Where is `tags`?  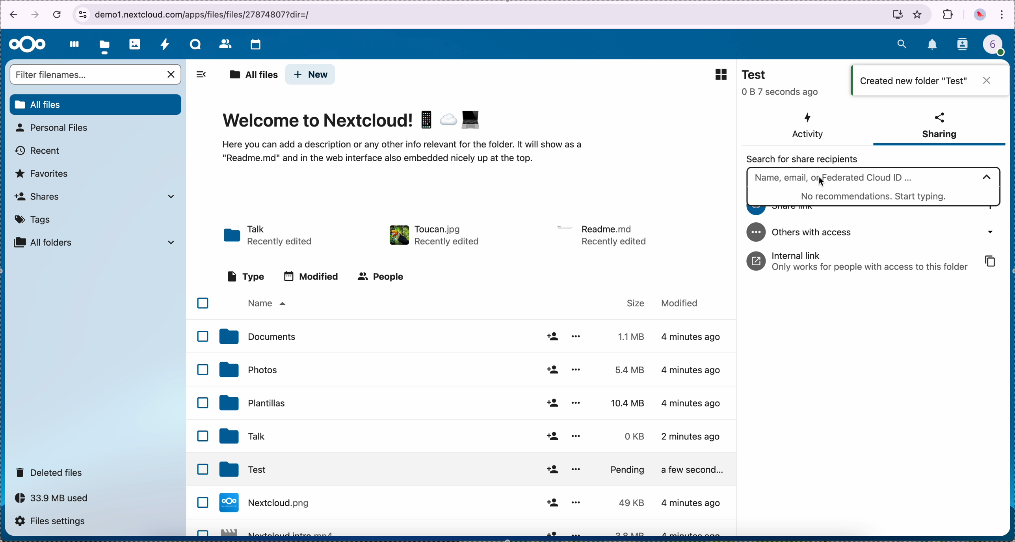
tags is located at coordinates (33, 220).